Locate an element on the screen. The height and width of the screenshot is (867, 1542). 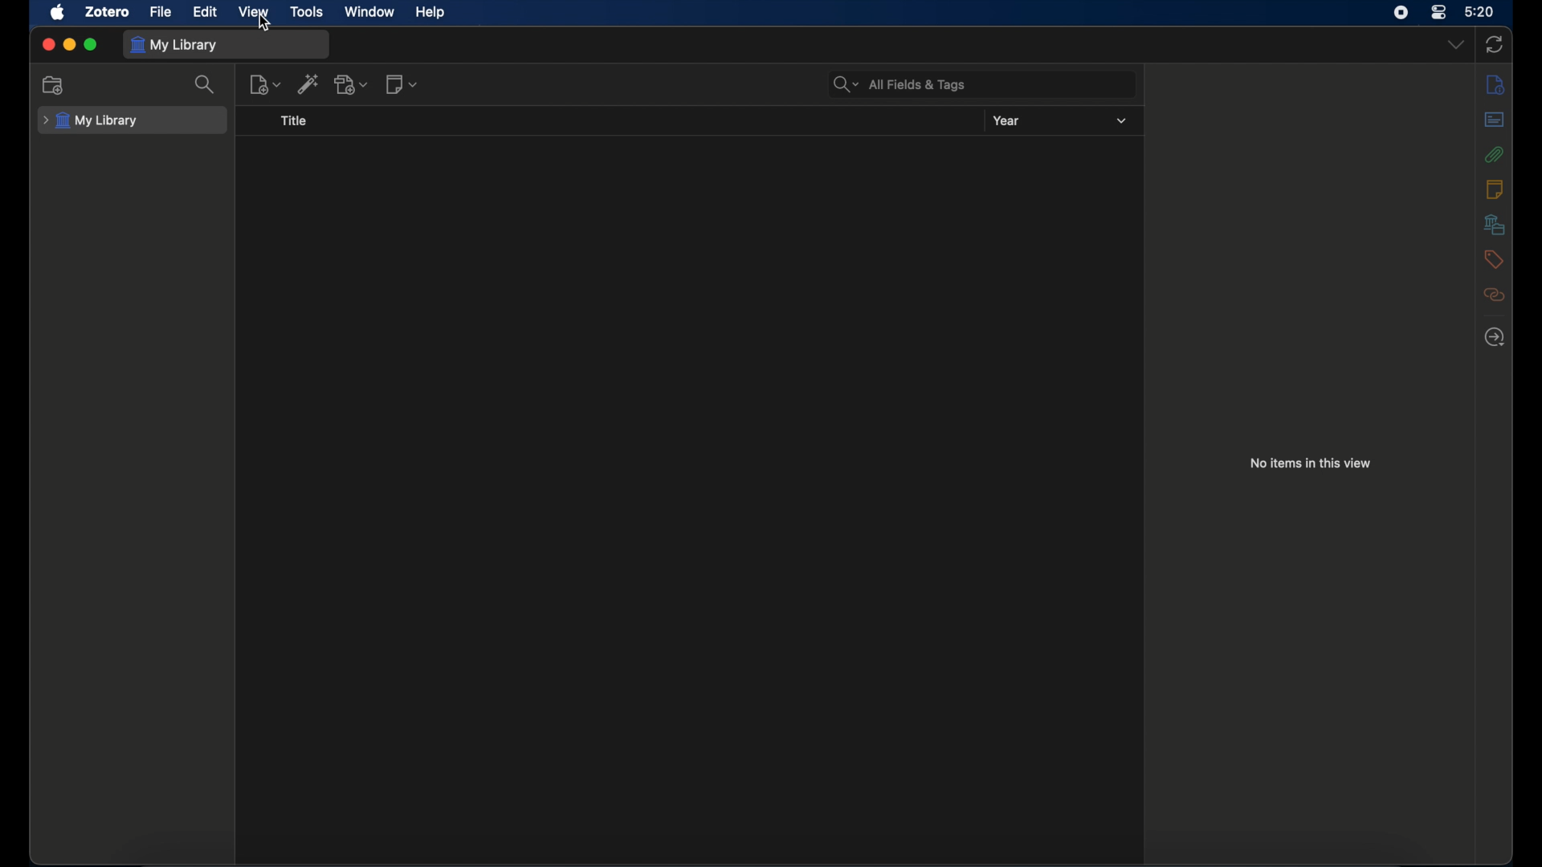
cursor is located at coordinates (263, 24).